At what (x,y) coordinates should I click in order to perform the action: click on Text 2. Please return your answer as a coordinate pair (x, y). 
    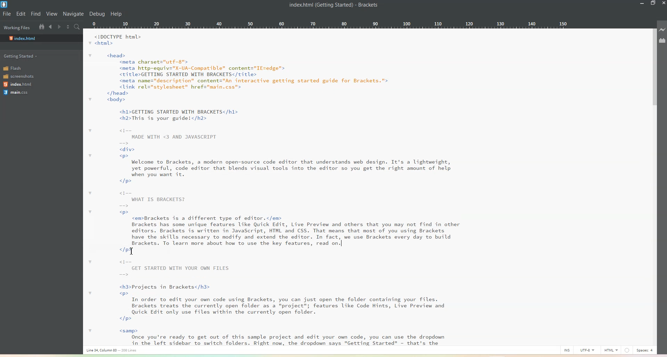
    Looking at the image, I should click on (334, 5).